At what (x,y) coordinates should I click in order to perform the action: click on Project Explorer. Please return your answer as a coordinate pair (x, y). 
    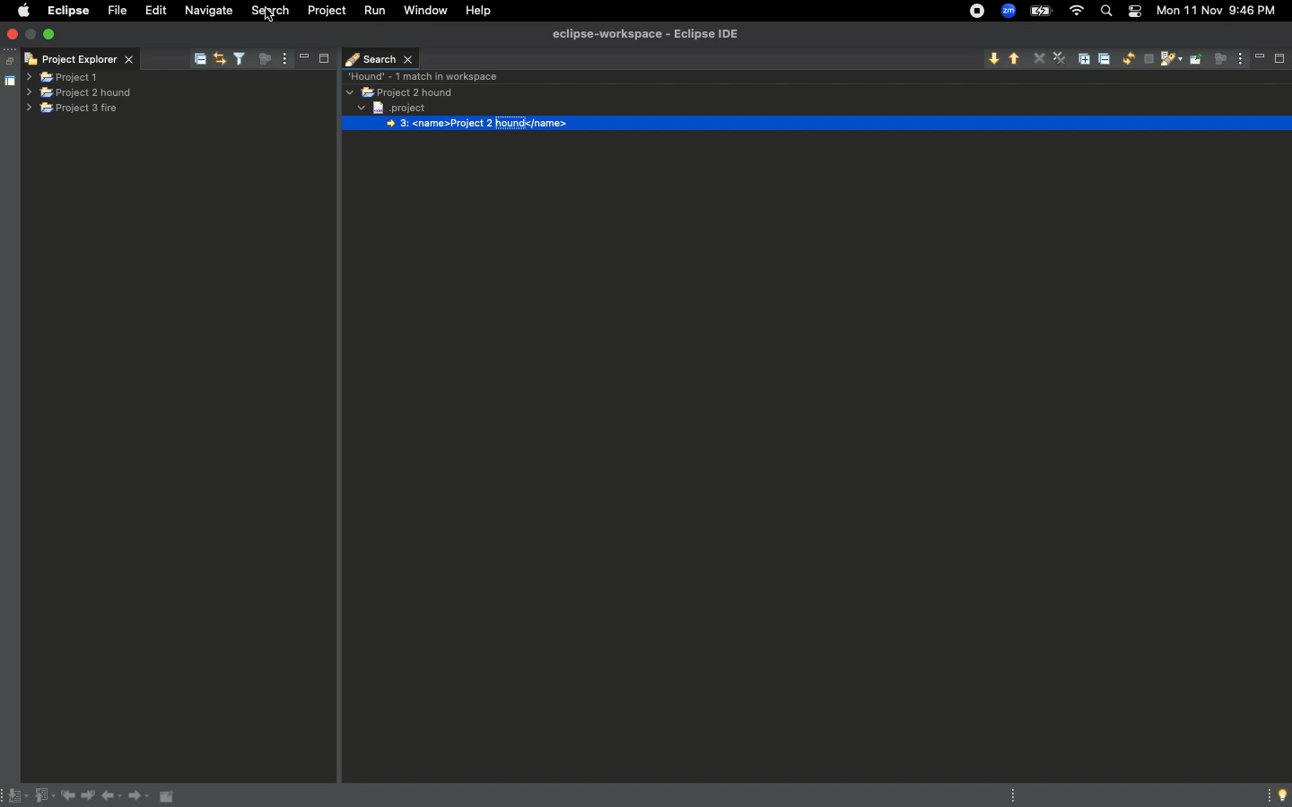
    Looking at the image, I should click on (82, 57).